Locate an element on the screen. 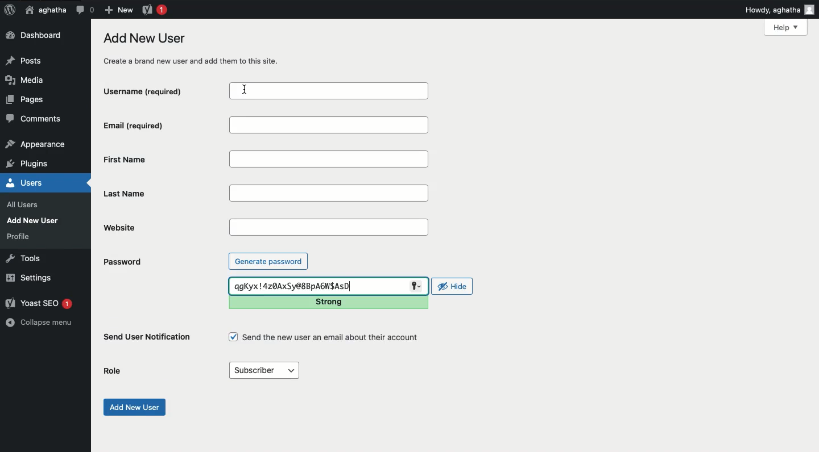  Howdy, aghatha is located at coordinates (780, 10).